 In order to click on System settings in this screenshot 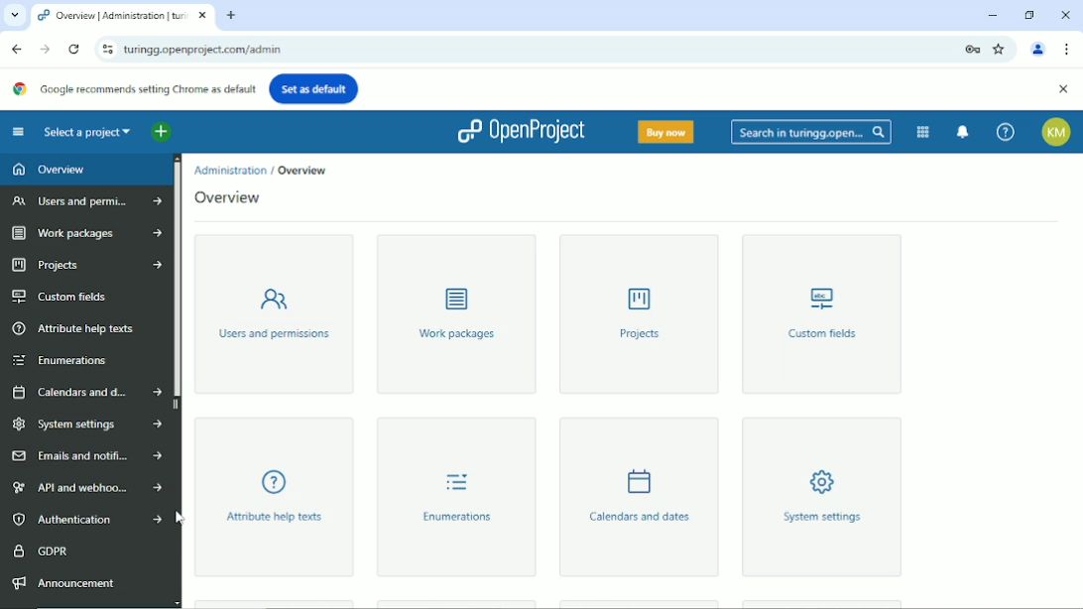, I will do `click(820, 498)`.